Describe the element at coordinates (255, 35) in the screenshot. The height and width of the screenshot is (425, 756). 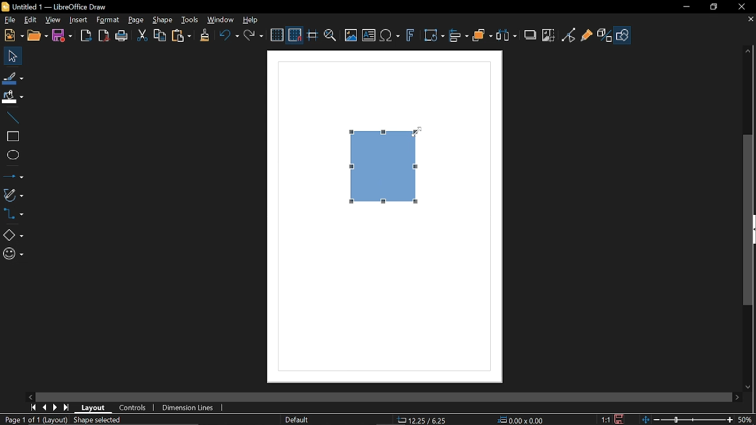
I see `Redo` at that location.